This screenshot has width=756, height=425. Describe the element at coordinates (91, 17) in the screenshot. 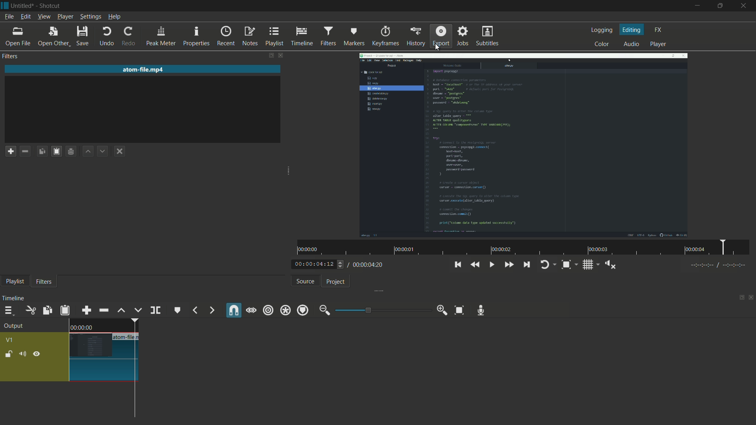

I see `settings menu` at that location.